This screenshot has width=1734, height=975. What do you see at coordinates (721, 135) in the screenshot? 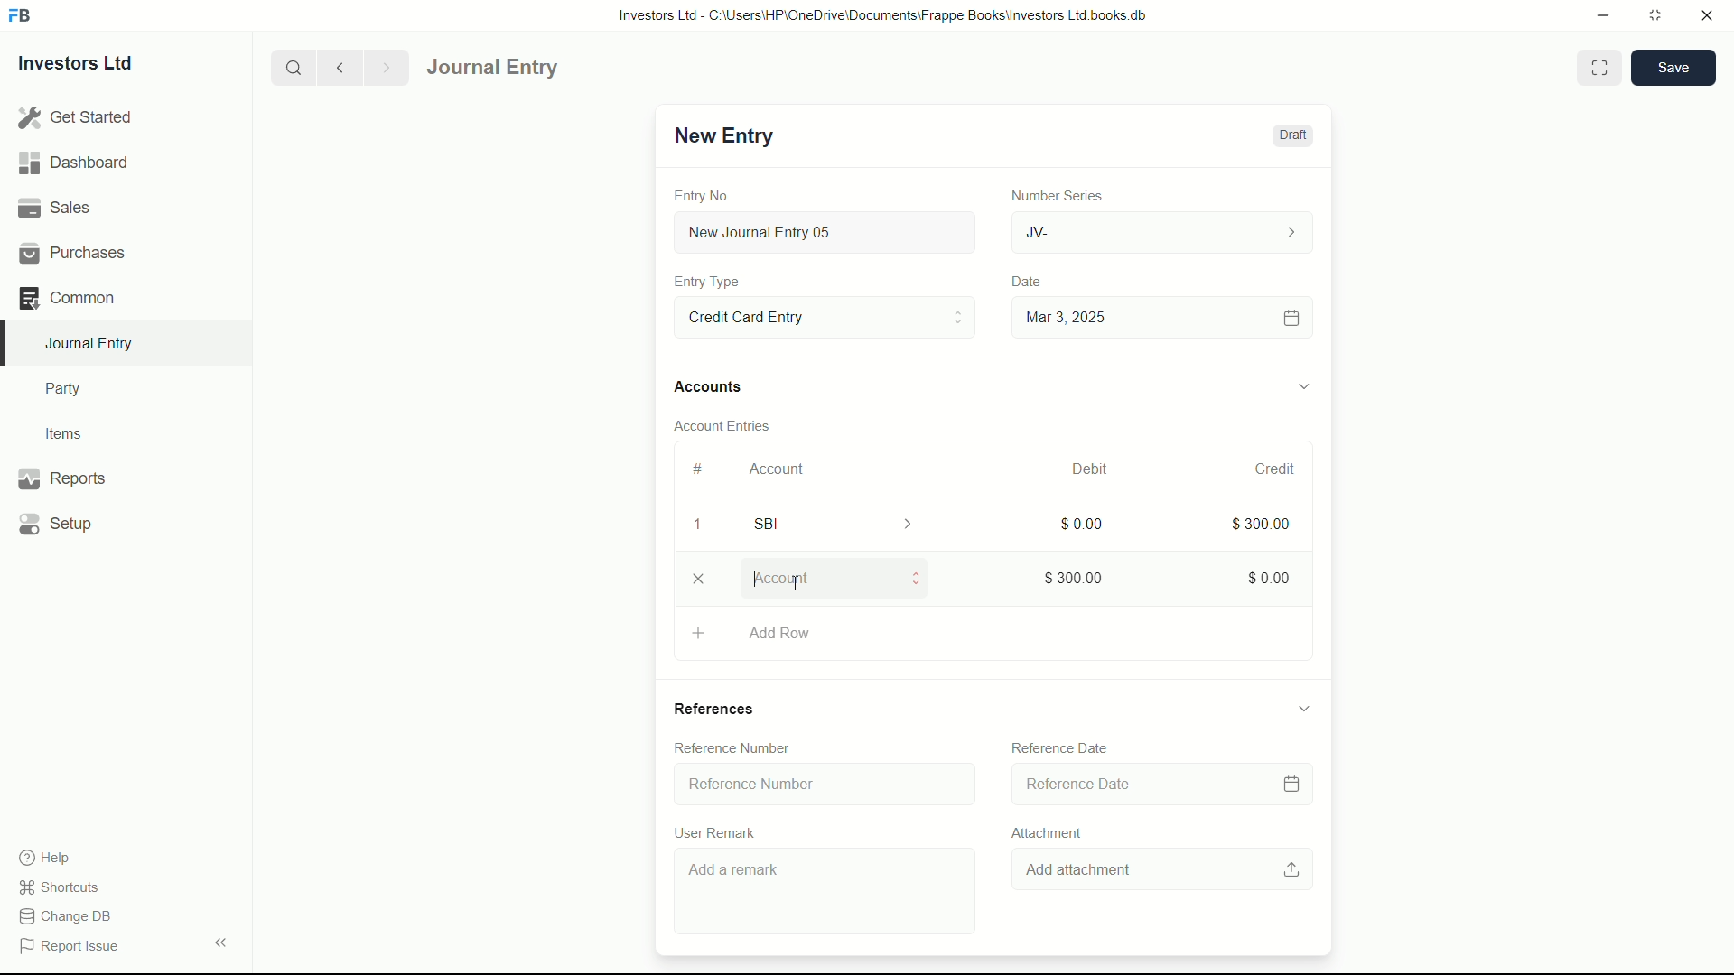
I see `New Entry` at bounding box center [721, 135].